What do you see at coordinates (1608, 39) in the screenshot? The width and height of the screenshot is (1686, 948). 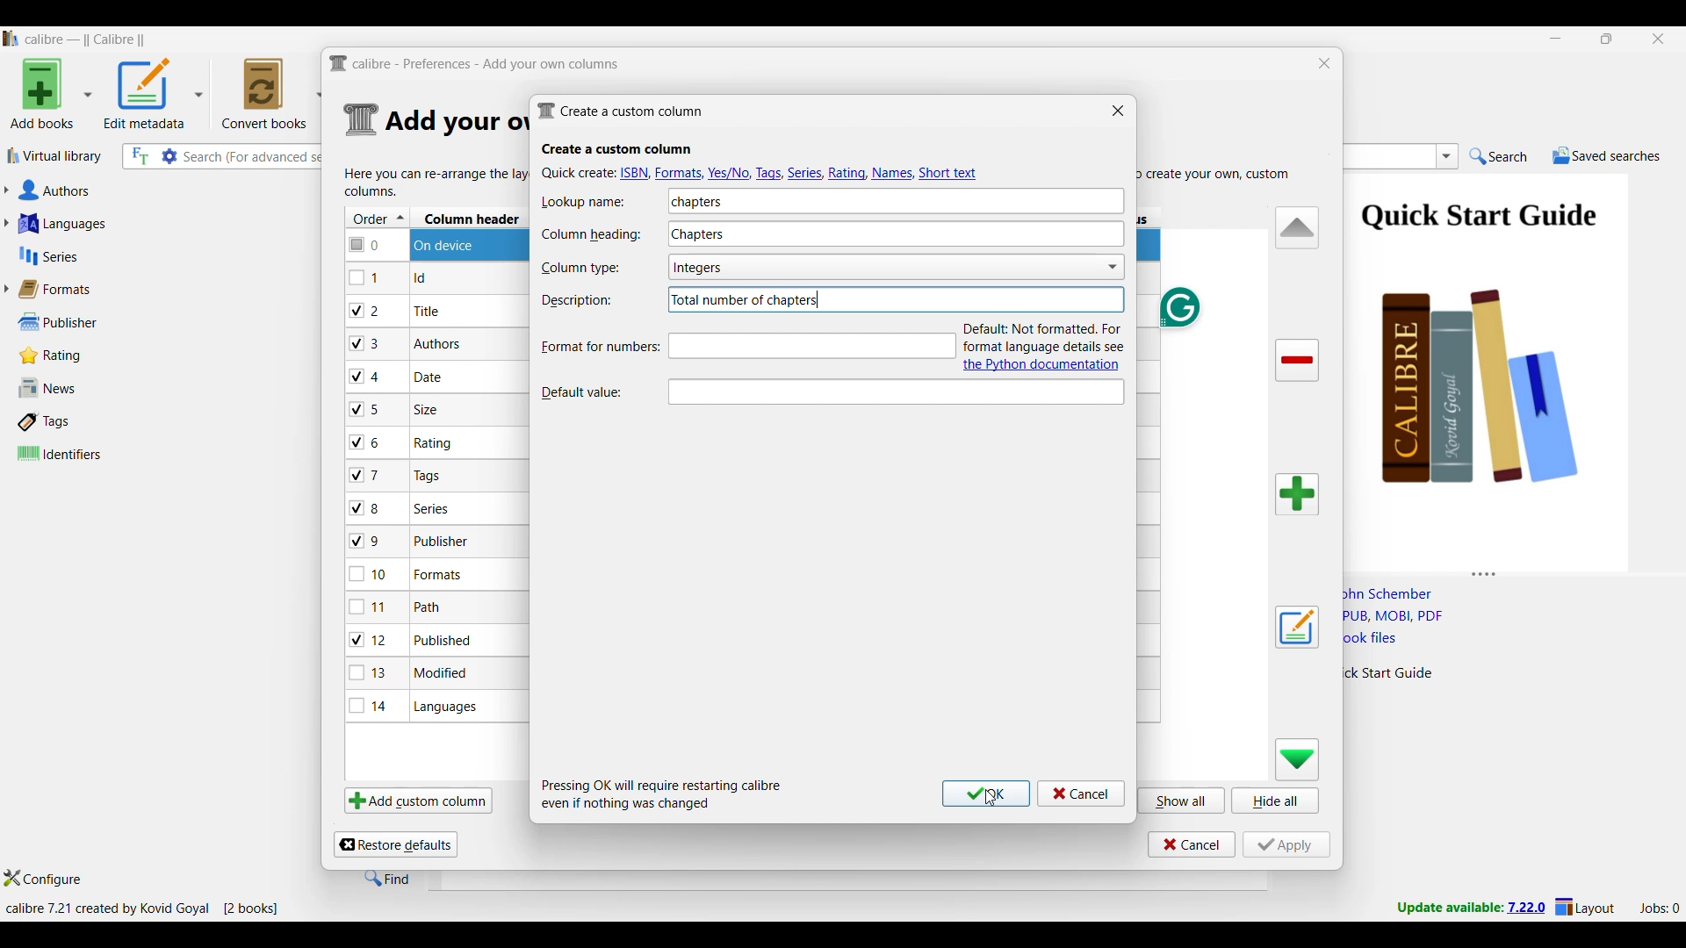 I see `Show interface in a smaller tab` at bounding box center [1608, 39].